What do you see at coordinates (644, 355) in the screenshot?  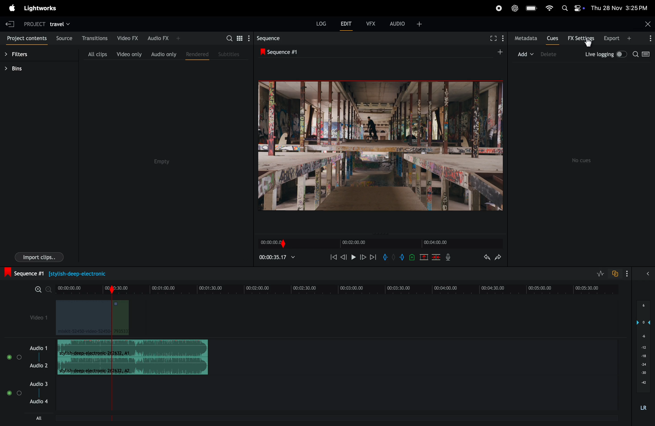 I see `audio level` at bounding box center [644, 355].